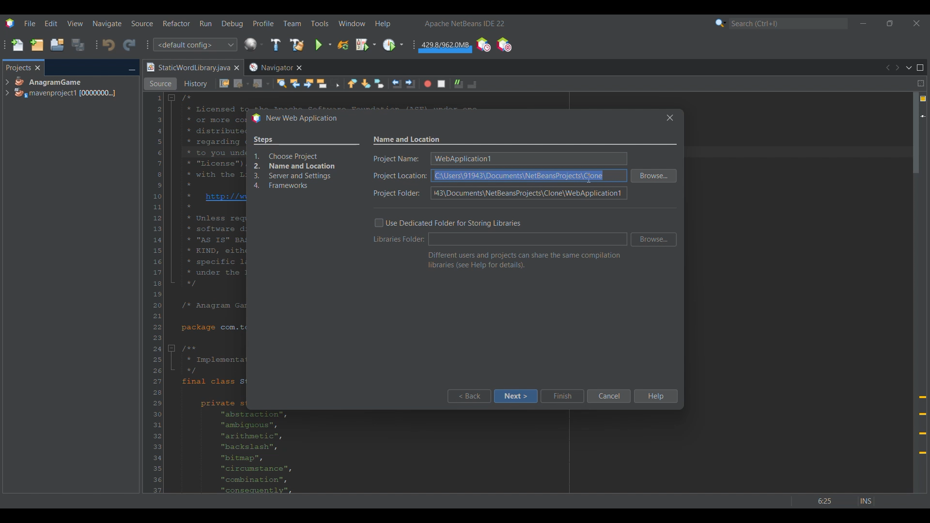 This screenshot has width=930, height=523. What do you see at coordinates (863, 23) in the screenshot?
I see `Minimize` at bounding box center [863, 23].